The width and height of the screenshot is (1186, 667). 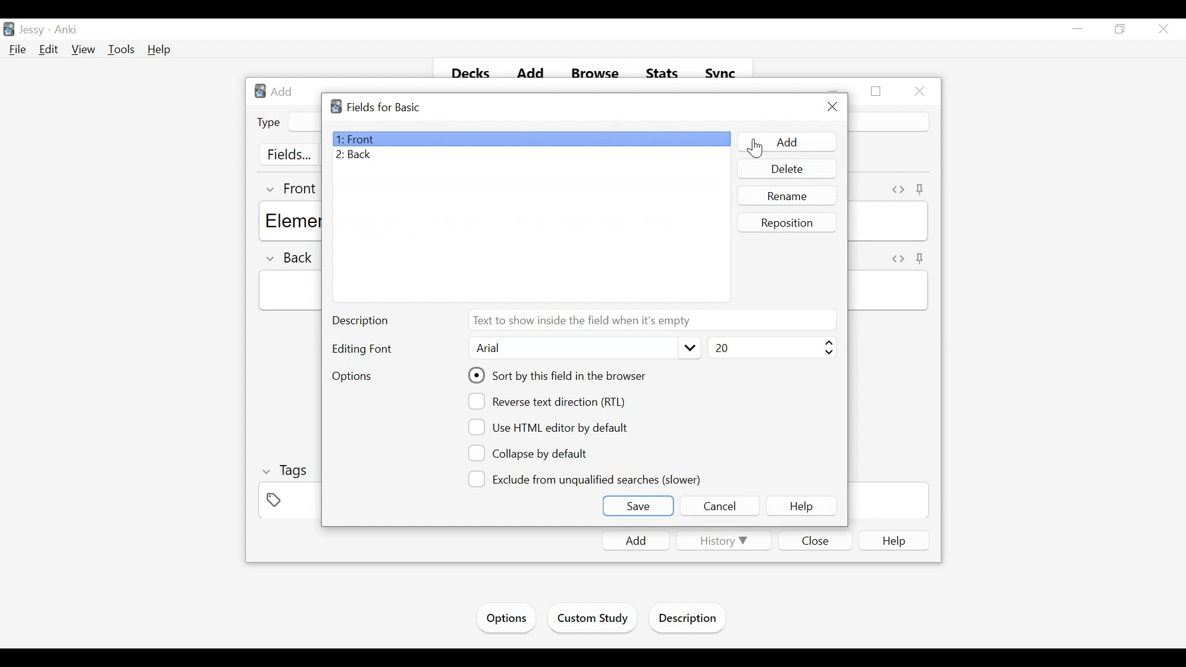 What do you see at coordinates (531, 155) in the screenshot?
I see `Bac` at bounding box center [531, 155].